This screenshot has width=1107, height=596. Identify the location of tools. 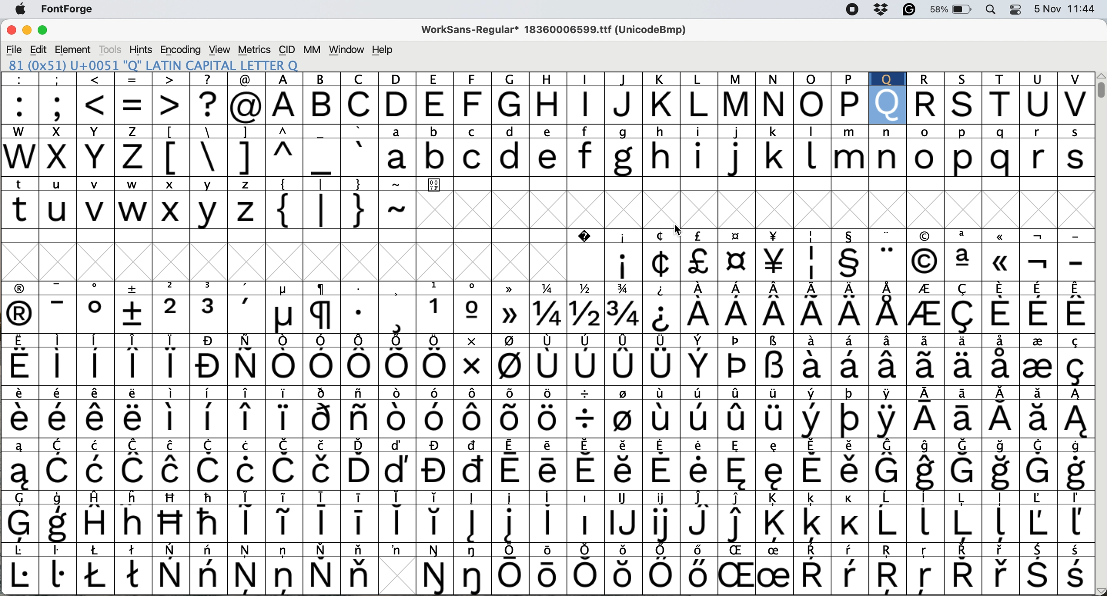
(112, 48).